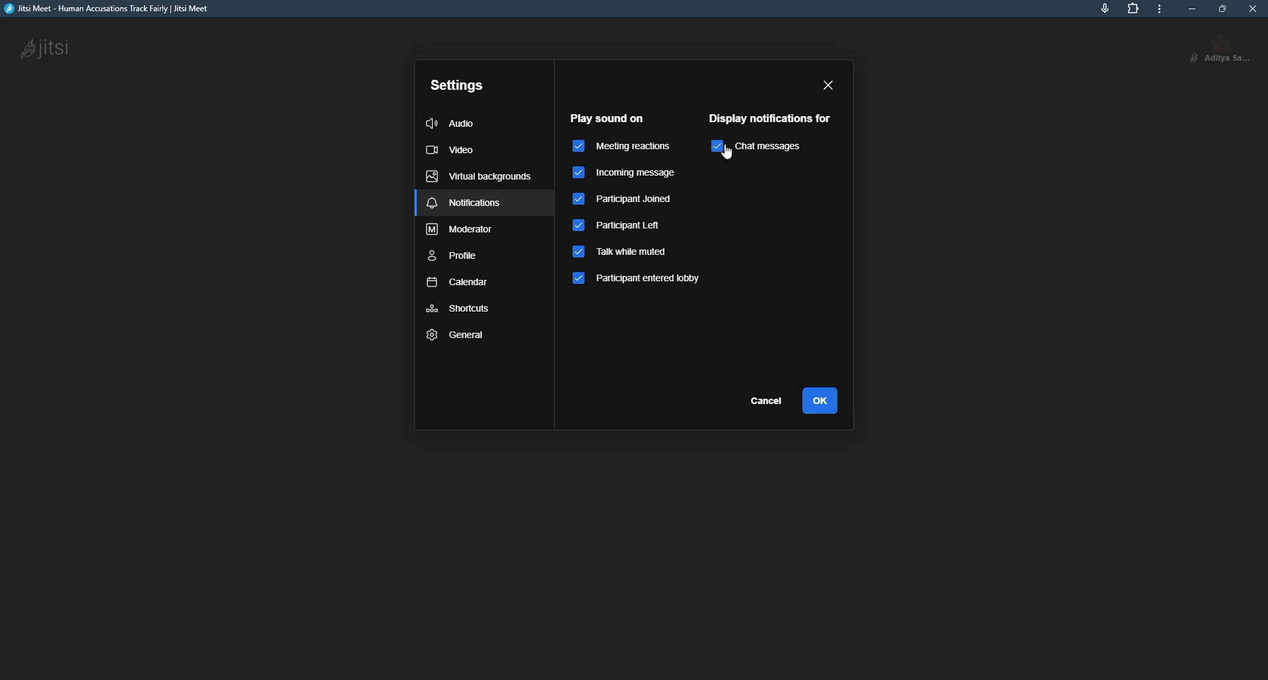 This screenshot has height=680, width=1268. I want to click on jitsi, so click(46, 51).